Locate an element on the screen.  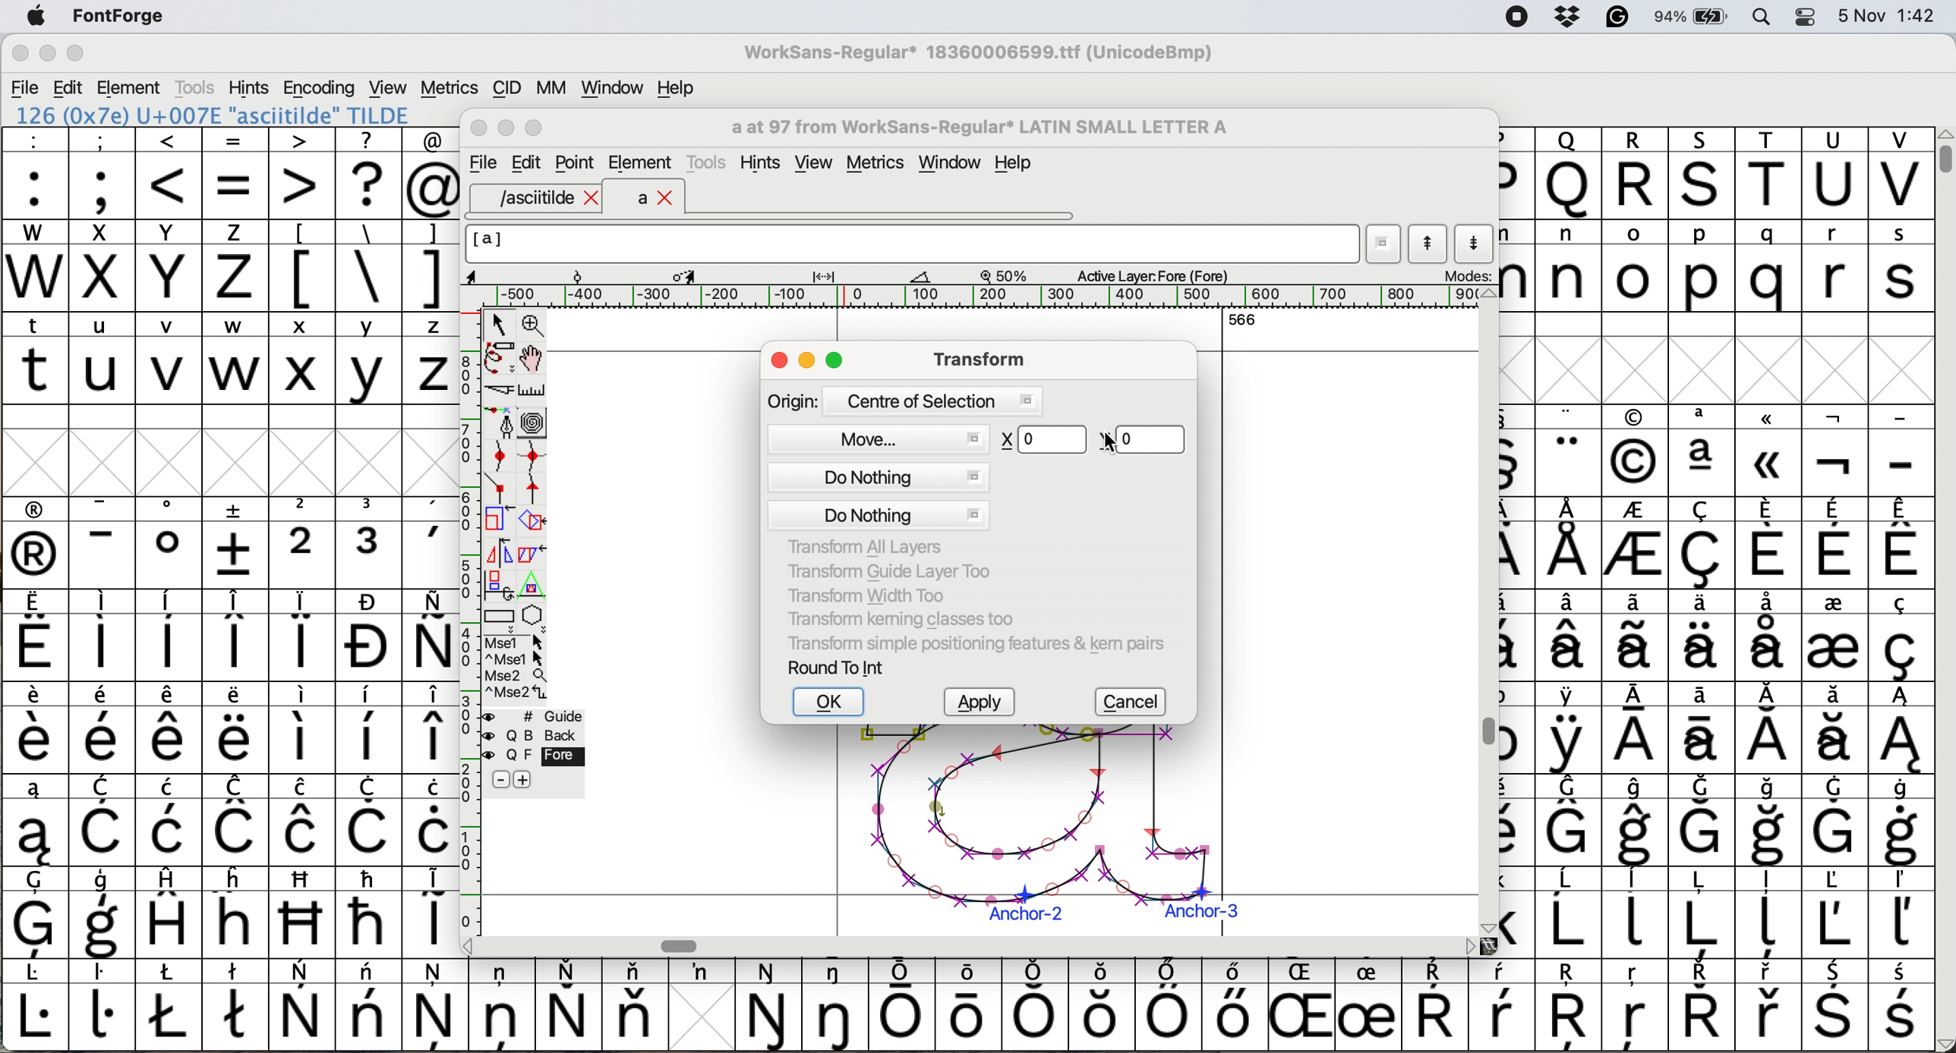
] is located at coordinates (430, 263).